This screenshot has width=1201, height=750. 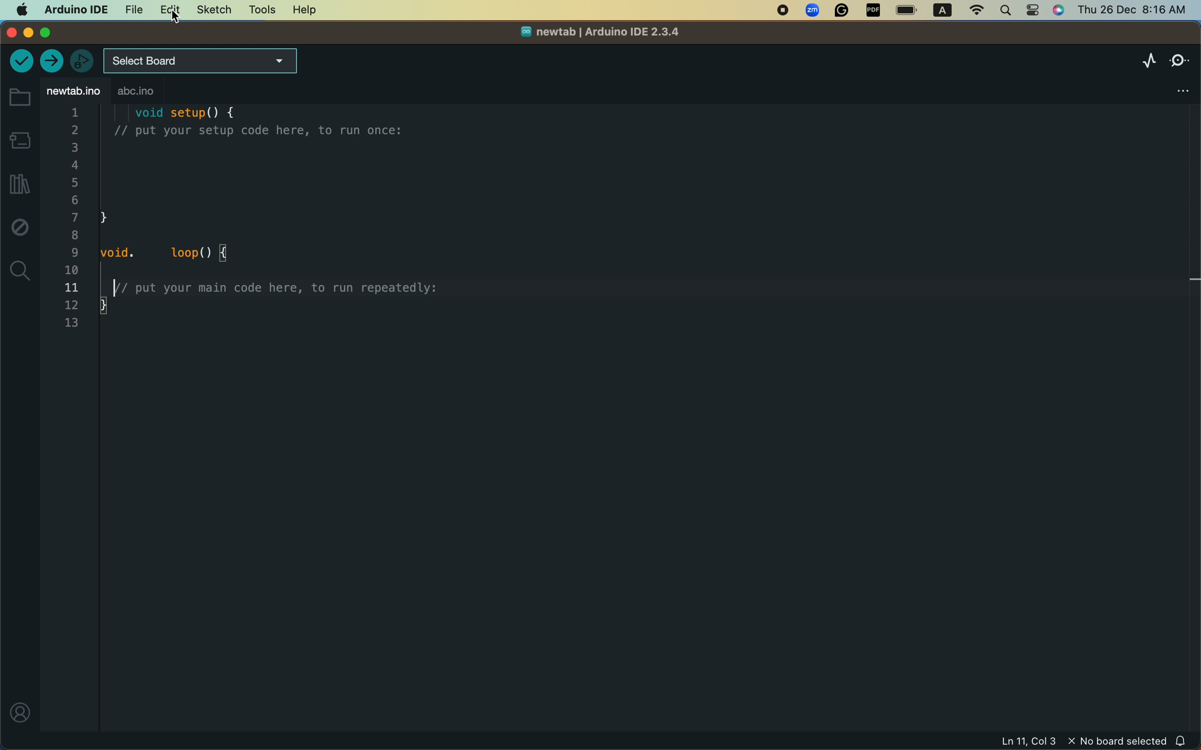 What do you see at coordinates (1034, 10) in the screenshot?
I see `setting` at bounding box center [1034, 10].